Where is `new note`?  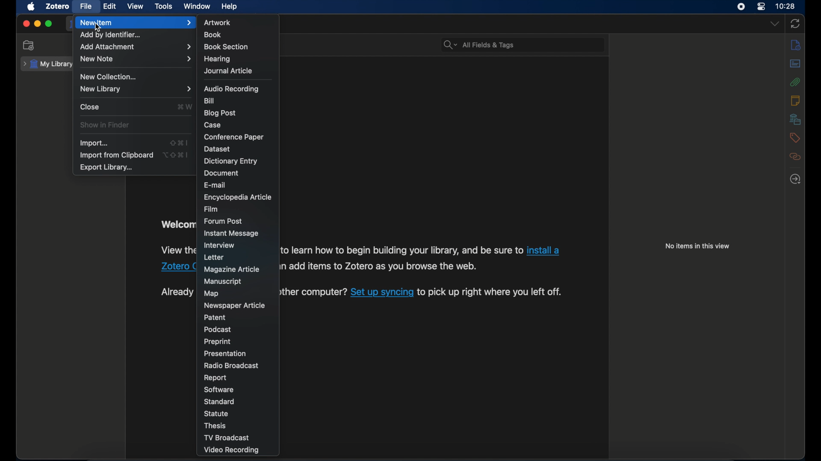 new note is located at coordinates (136, 59).